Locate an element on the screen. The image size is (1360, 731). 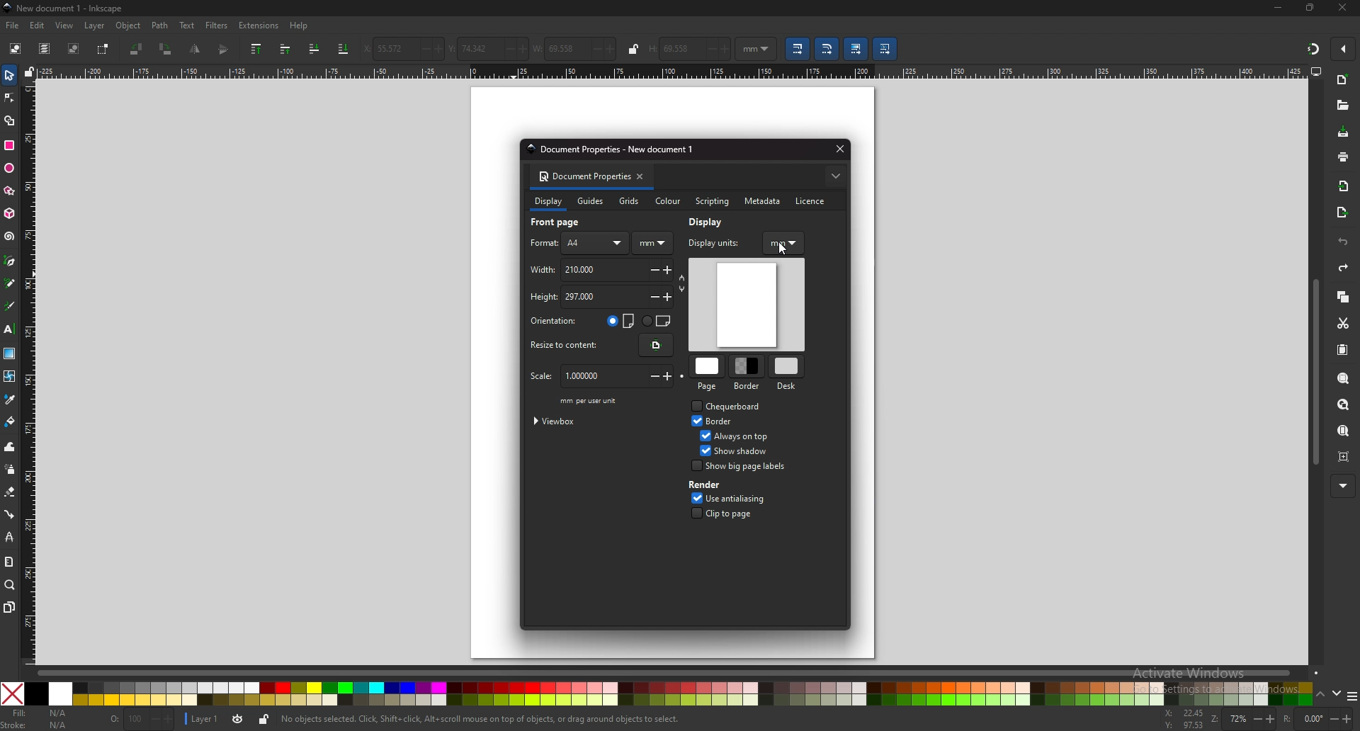
use anti aliasing is located at coordinates (752, 498).